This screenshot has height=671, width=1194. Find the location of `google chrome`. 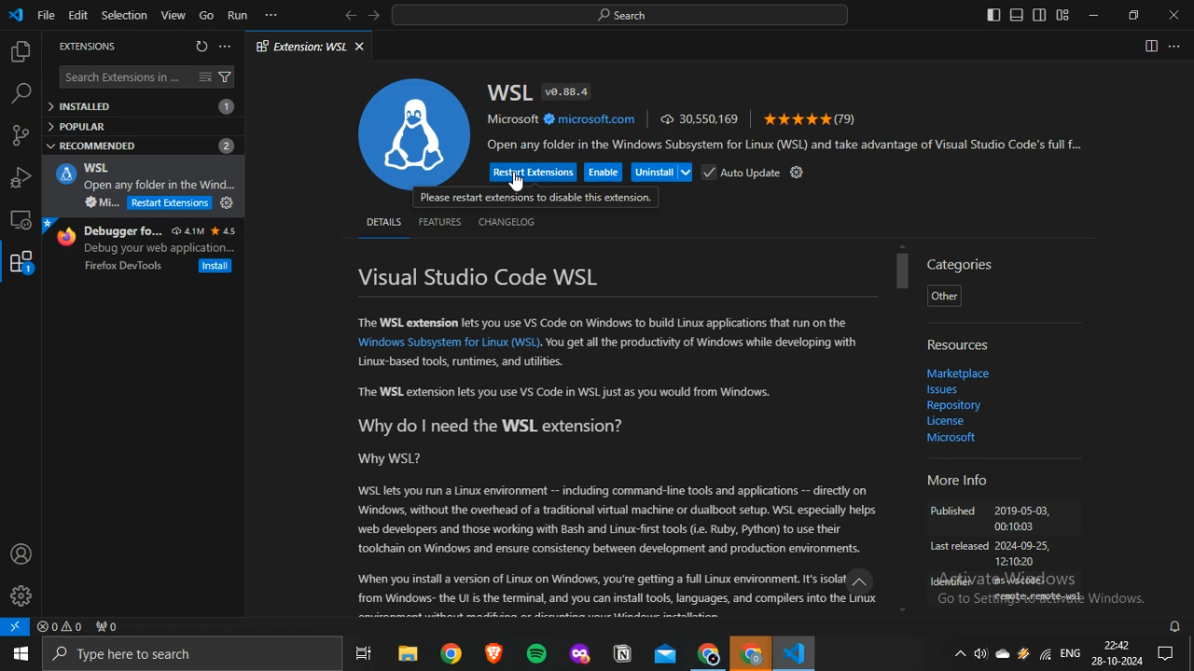

google chrome is located at coordinates (453, 652).